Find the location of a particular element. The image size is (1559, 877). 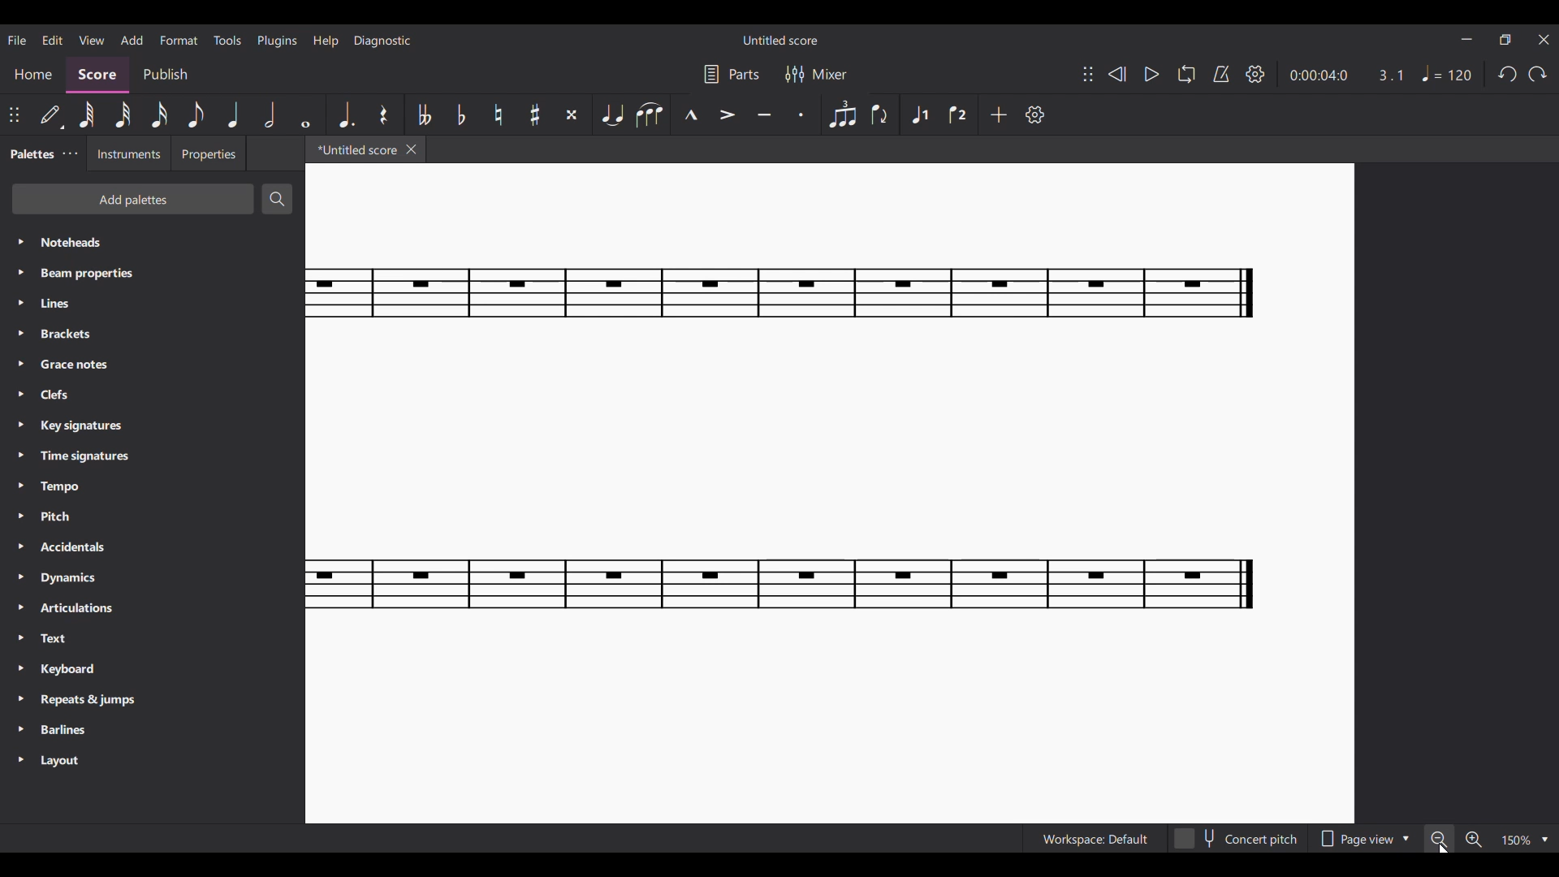

Dynamics is located at coordinates (152, 577).